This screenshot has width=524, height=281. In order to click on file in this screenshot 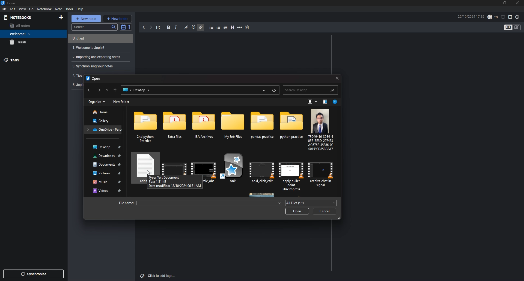, I will do `click(292, 173)`.